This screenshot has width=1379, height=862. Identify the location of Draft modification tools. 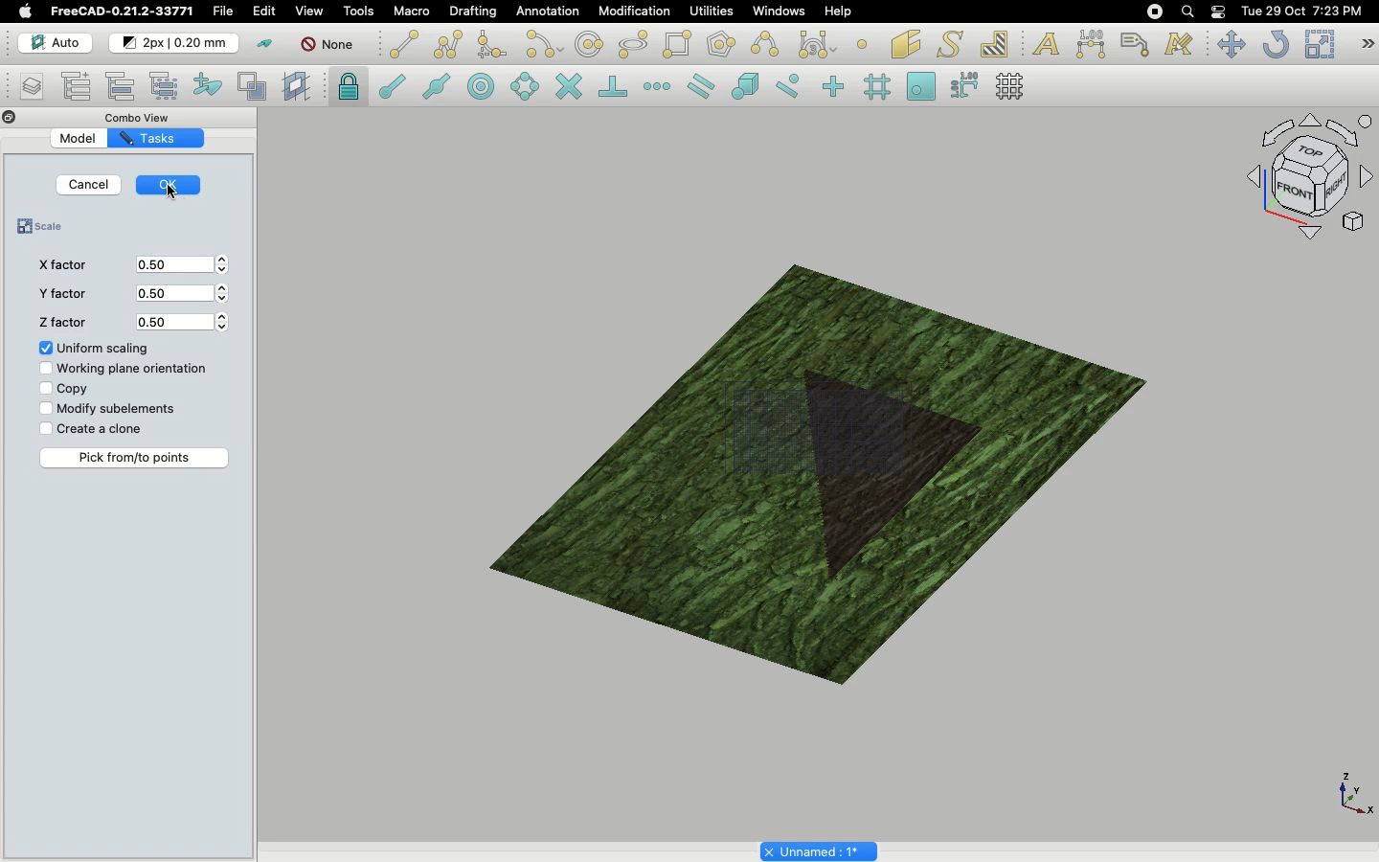
(1368, 44).